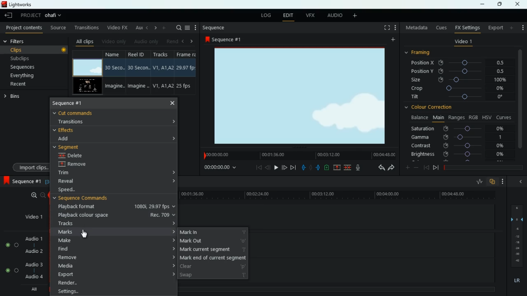 The height and width of the screenshot is (296, 527). Describe the element at coordinates (10, 271) in the screenshot. I see `Audio` at that location.